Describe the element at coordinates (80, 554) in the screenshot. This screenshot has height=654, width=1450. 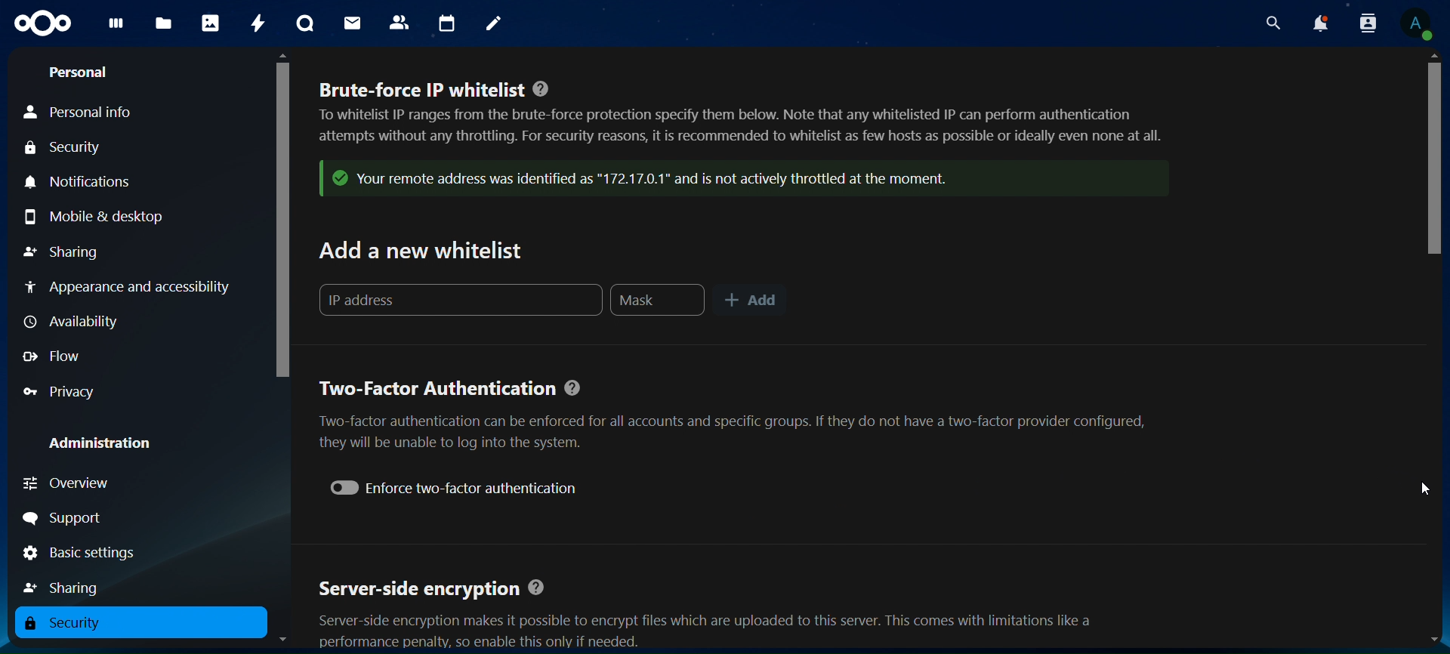
I see `basic settings` at that location.